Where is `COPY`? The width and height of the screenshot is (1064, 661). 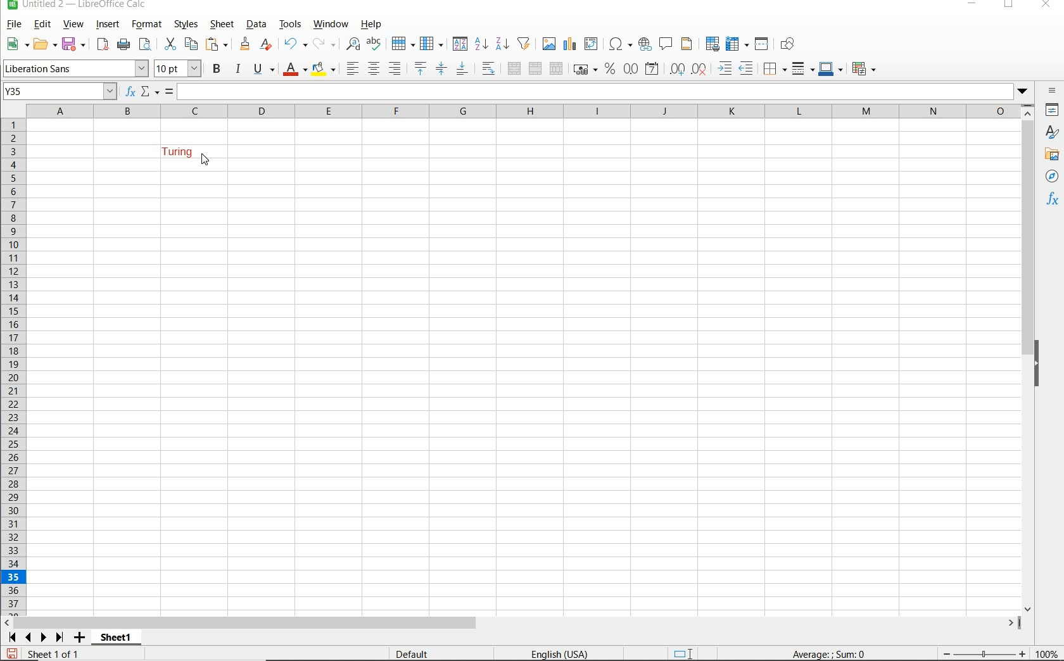
COPY is located at coordinates (192, 44).